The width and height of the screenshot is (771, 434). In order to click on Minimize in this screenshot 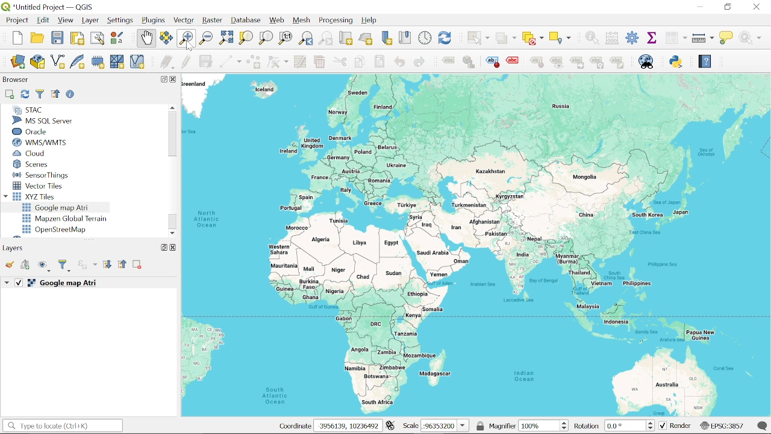, I will do `click(698, 6)`.